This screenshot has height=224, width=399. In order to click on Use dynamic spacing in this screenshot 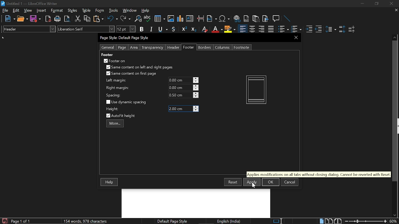, I will do `click(127, 102)`.